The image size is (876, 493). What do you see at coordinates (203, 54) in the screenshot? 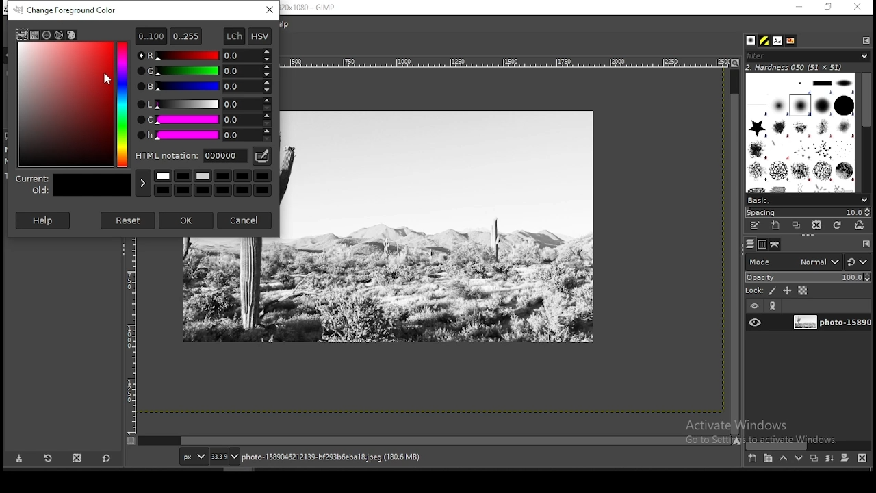
I see `red` at bounding box center [203, 54].